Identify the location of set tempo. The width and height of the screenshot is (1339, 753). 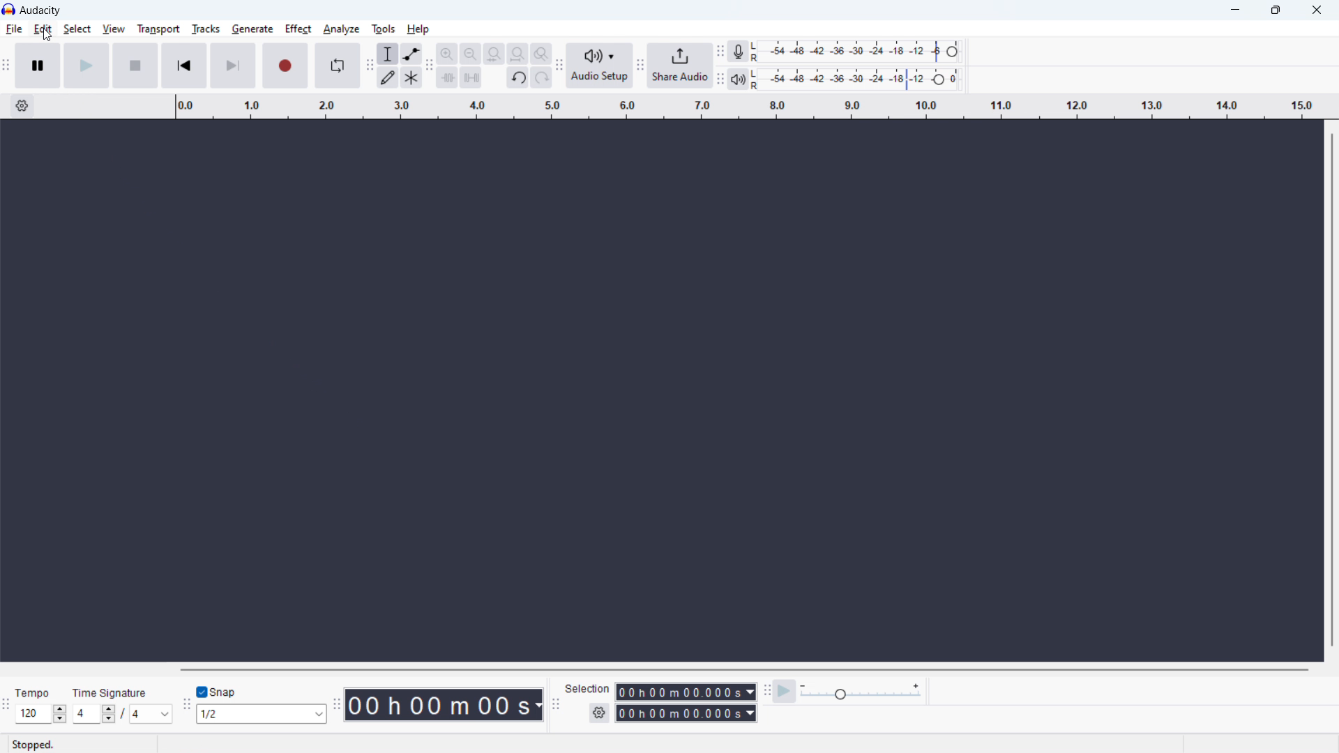
(40, 713).